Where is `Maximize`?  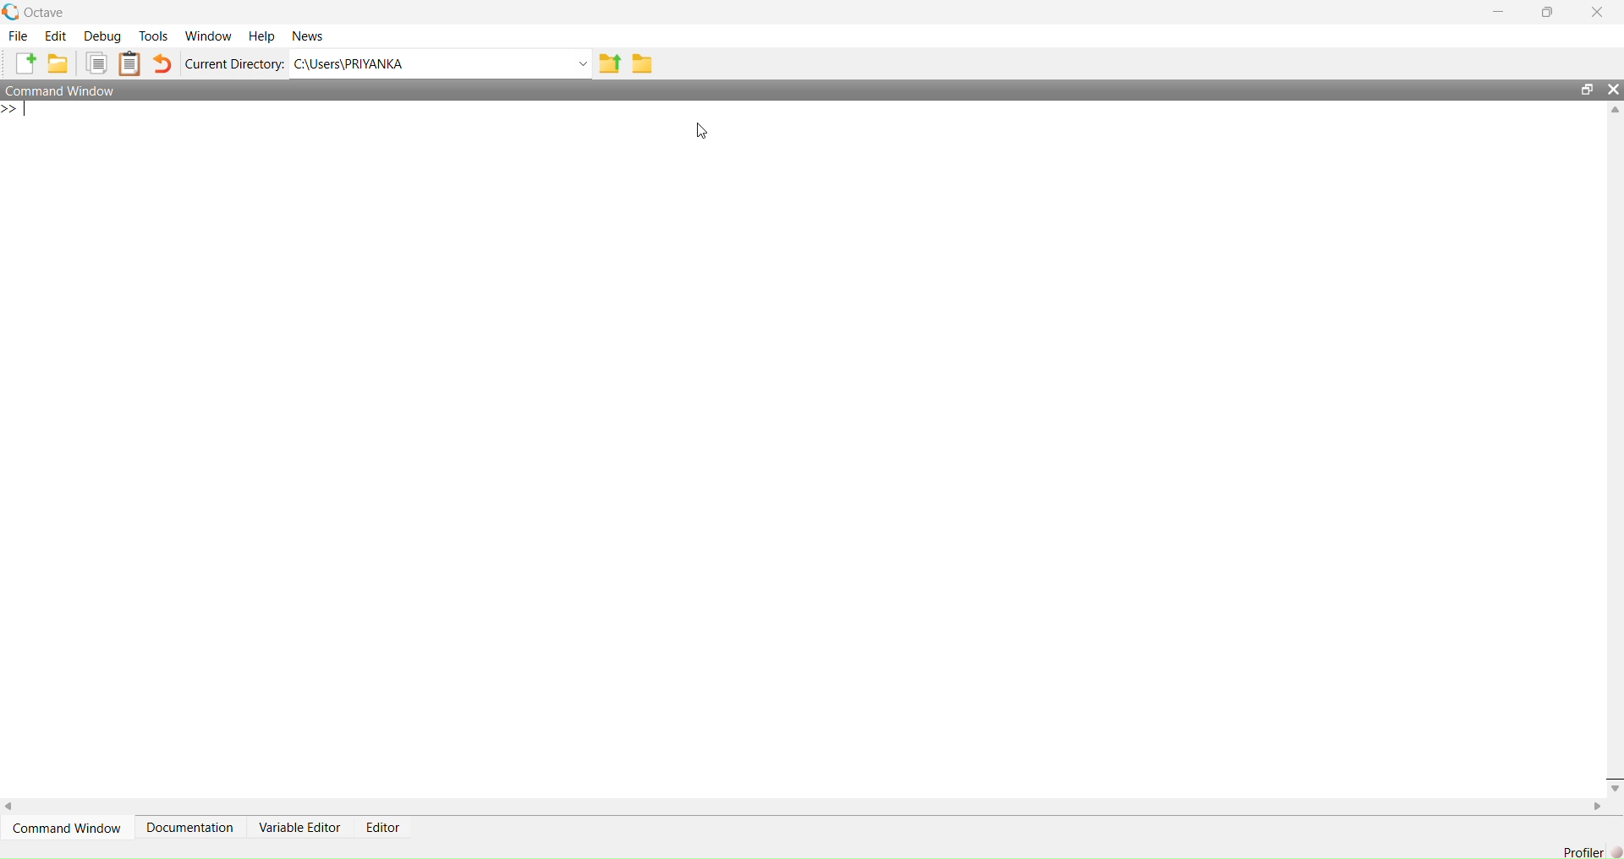 Maximize is located at coordinates (1549, 14).